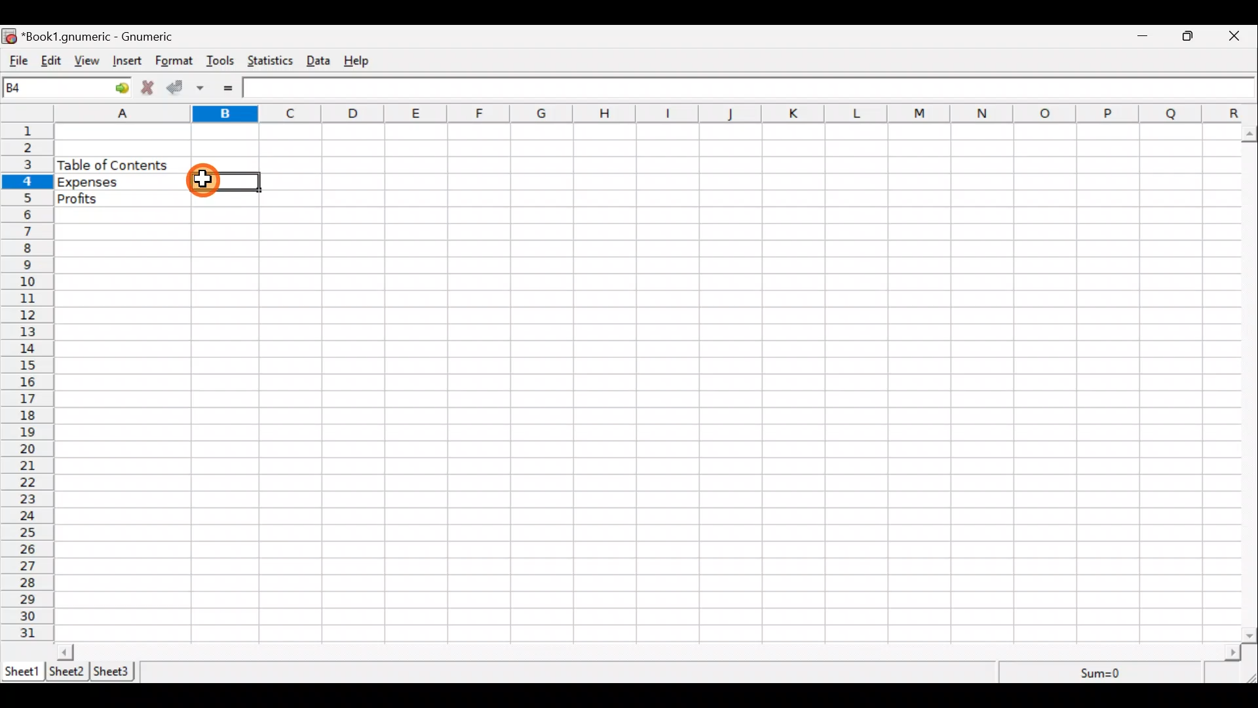  I want to click on Edit, so click(51, 62).